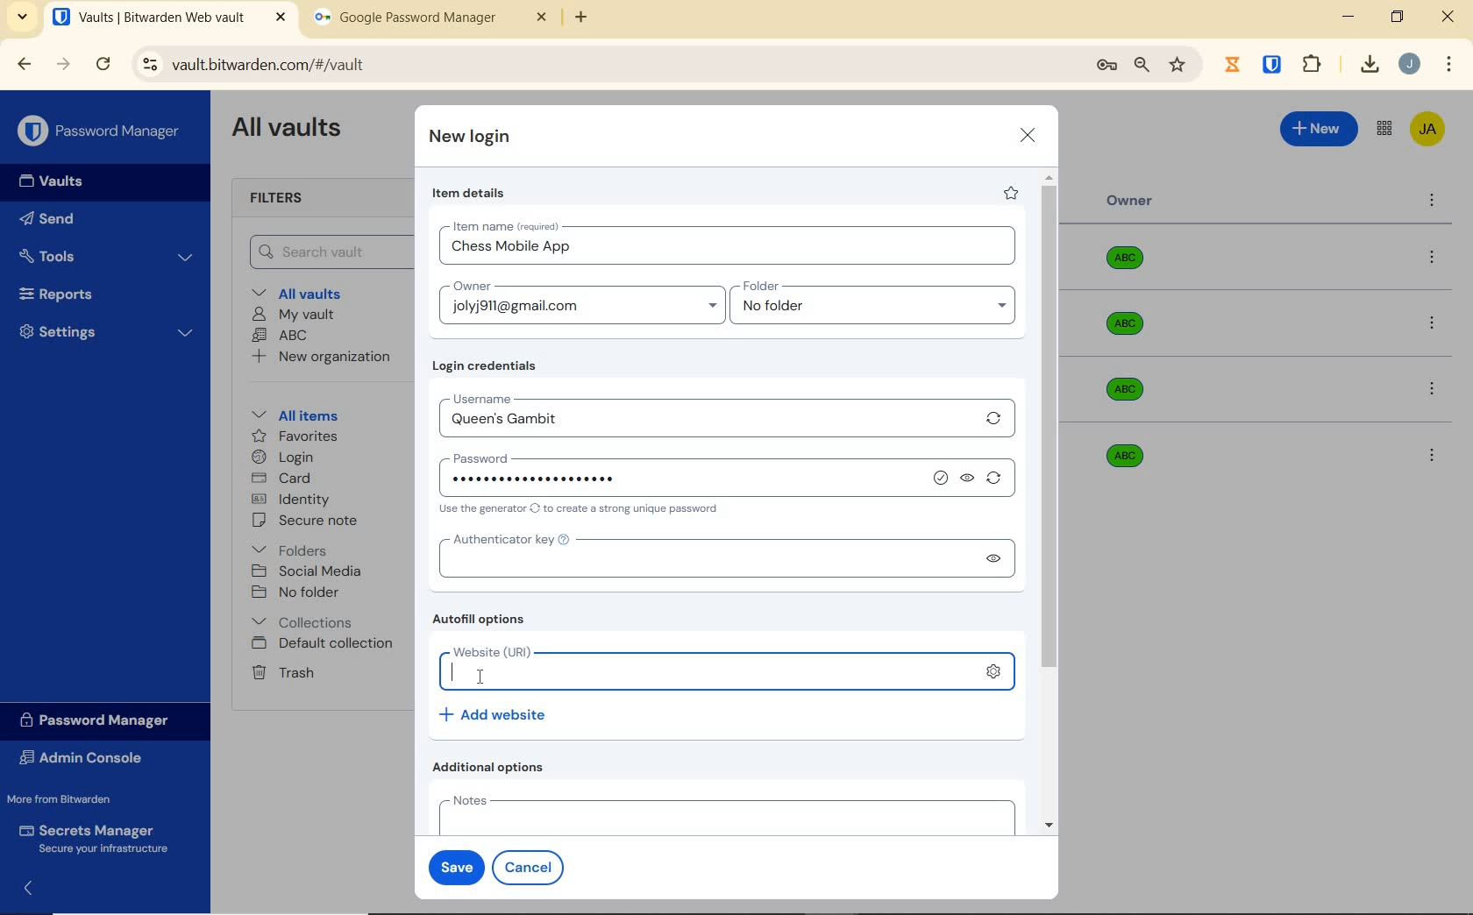 The width and height of the screenshot is (1473, 915). I want to click on no folder, so click(879, 310).